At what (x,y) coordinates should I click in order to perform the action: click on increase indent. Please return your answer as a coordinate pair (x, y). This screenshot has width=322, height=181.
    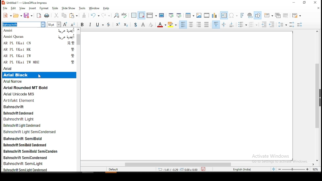
    Looking at the image, I should click on (264, 24).